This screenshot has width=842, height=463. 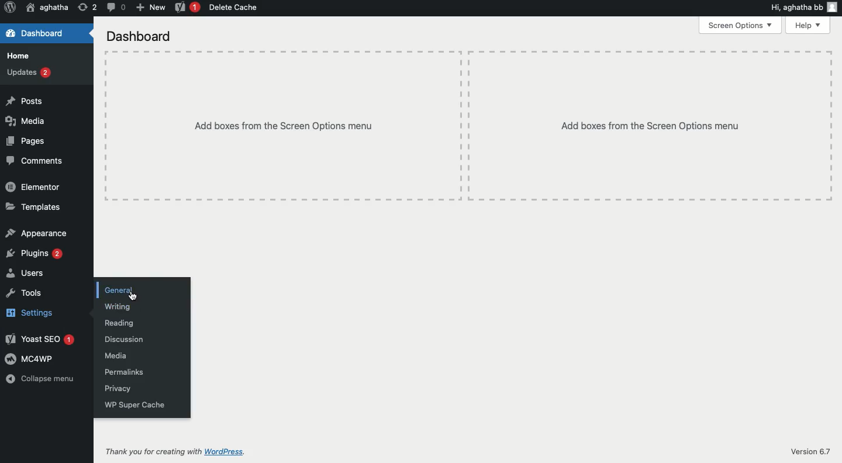 I want to click on Thank vou for creating with, so click(x=154, y=451).